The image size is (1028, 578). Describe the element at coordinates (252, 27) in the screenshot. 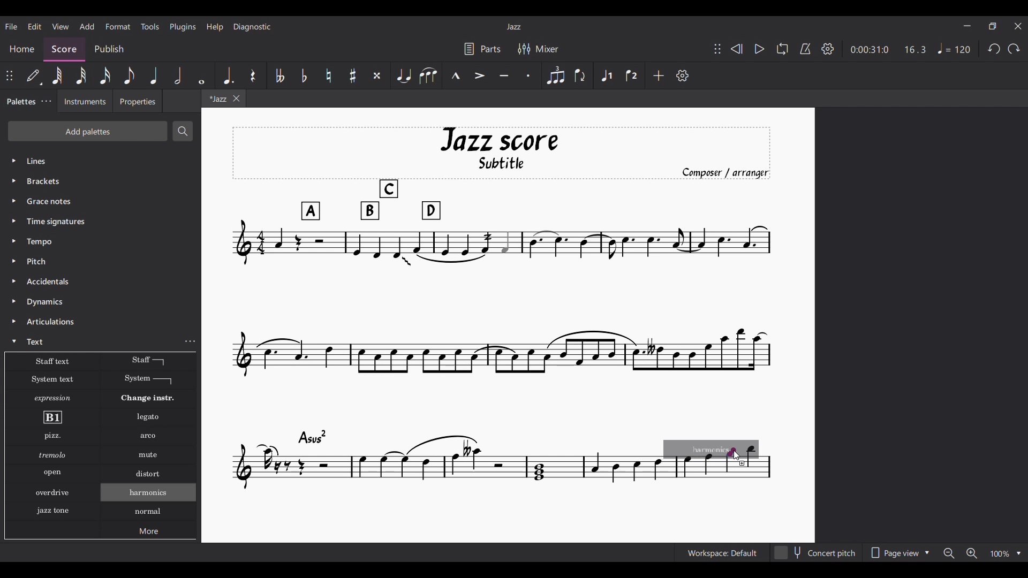

I see `Diagnostic menu` at that location.